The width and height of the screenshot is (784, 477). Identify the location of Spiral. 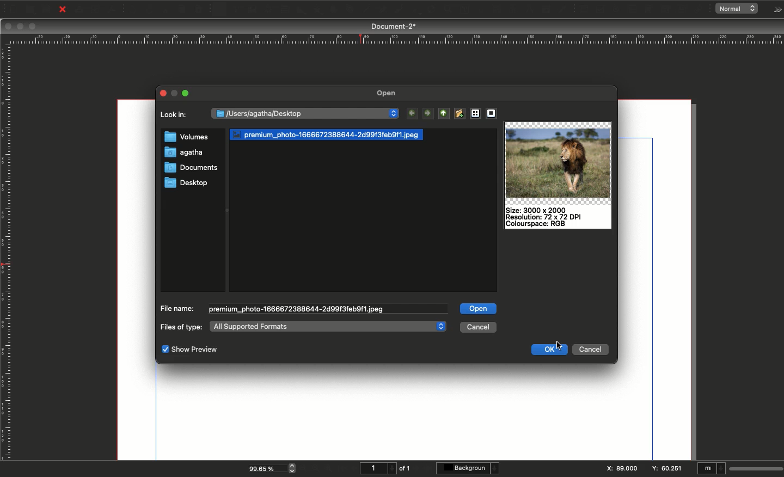
(352, 11).